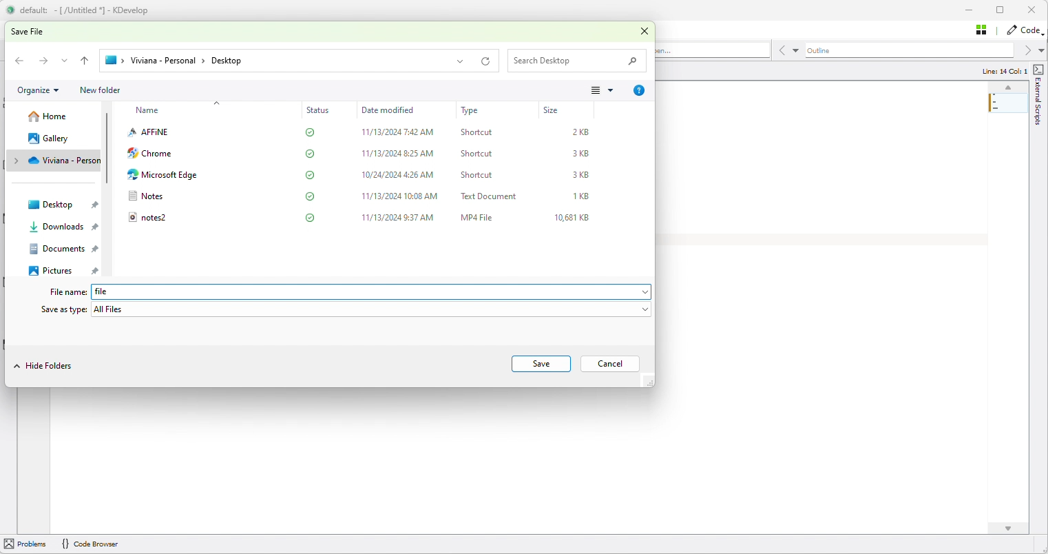  Describe the element at coordinates (149, 111) in the screenshot. I see `Name` at that location.